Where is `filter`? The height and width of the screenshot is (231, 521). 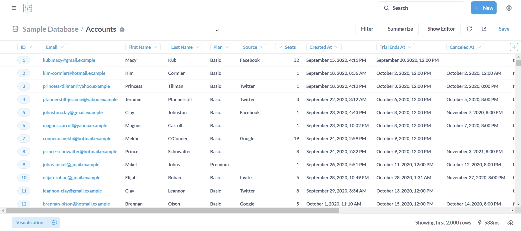
filter is located at coordinates (367, 28).